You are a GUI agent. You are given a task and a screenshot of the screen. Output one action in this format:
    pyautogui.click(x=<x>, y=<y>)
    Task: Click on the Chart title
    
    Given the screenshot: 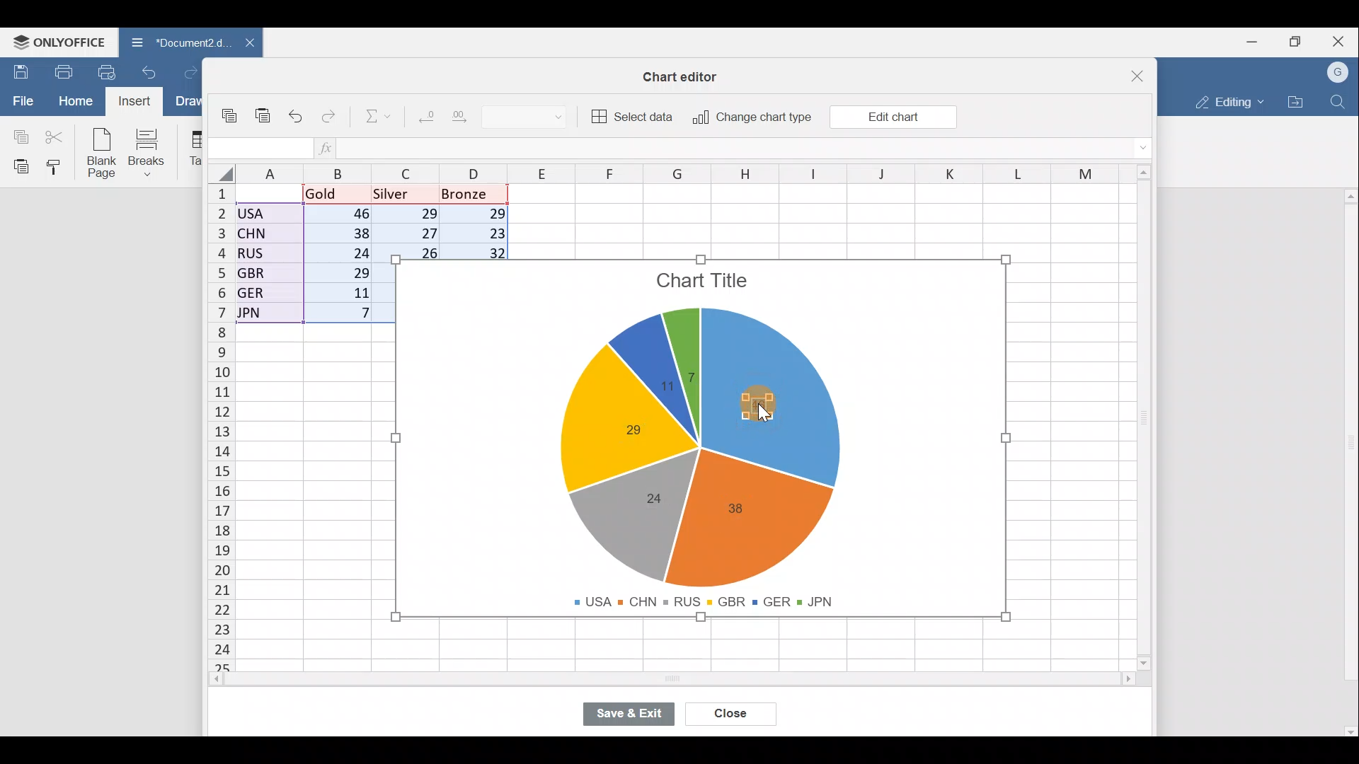 What is the action you would take?
    pyautogui.click(x=705, y=284)
    